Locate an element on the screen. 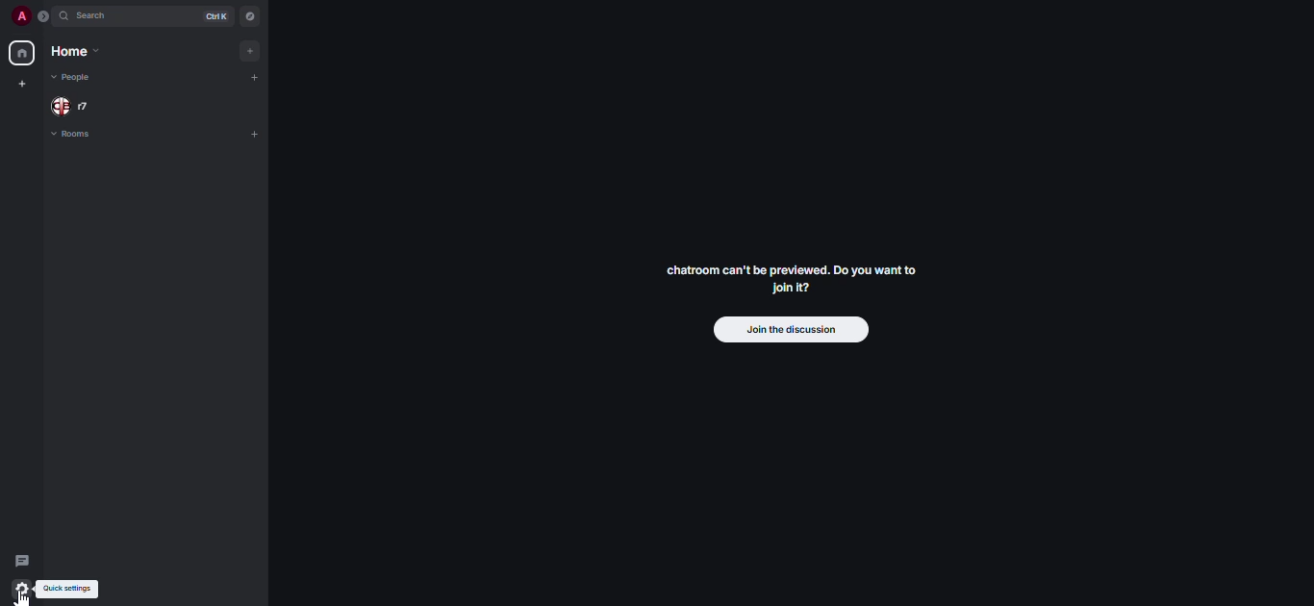  join the discussion is located at coordinates (790, 329).